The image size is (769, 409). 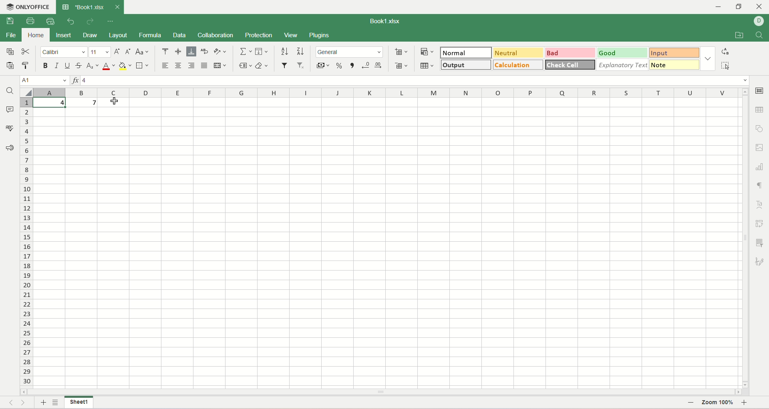 What do you see at coordinates (760, 92) in the screenshot?
I see `cell settings` at bounding box center [760, 92].